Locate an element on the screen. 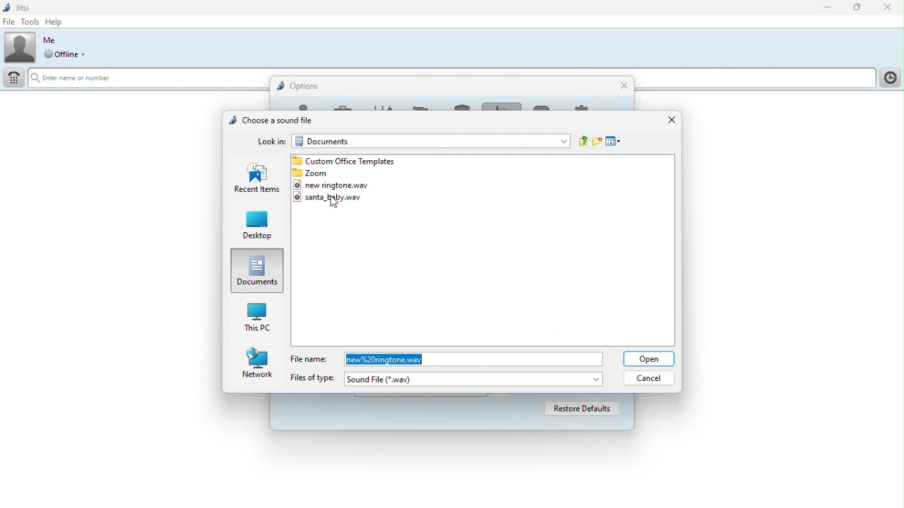  Desktop is located at coordinates (254, 227).